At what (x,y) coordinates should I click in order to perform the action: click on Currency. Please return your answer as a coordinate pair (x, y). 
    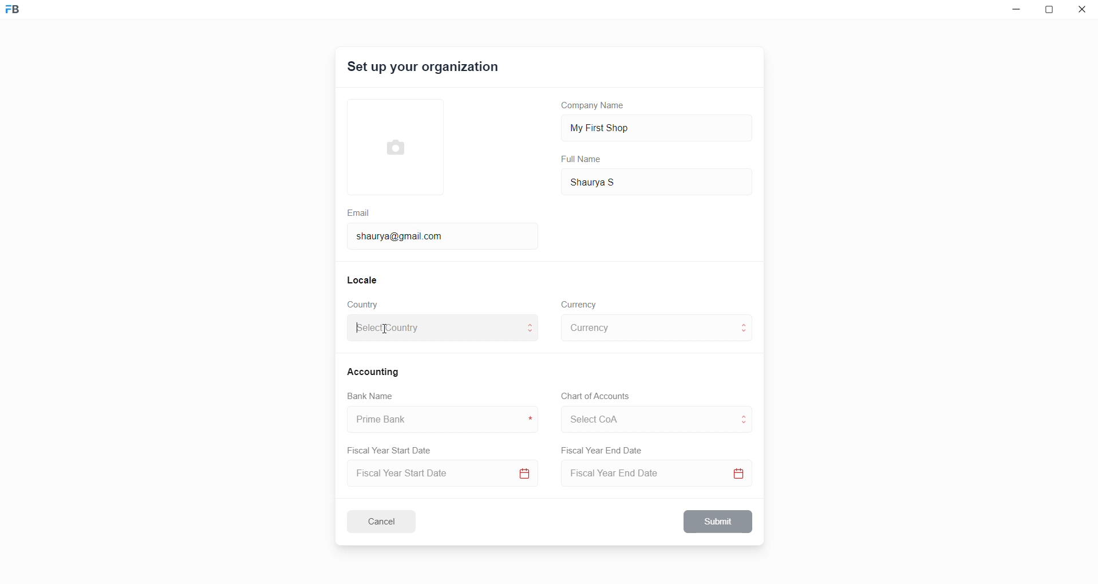
    Looking at the image, I should click on (580, 303).